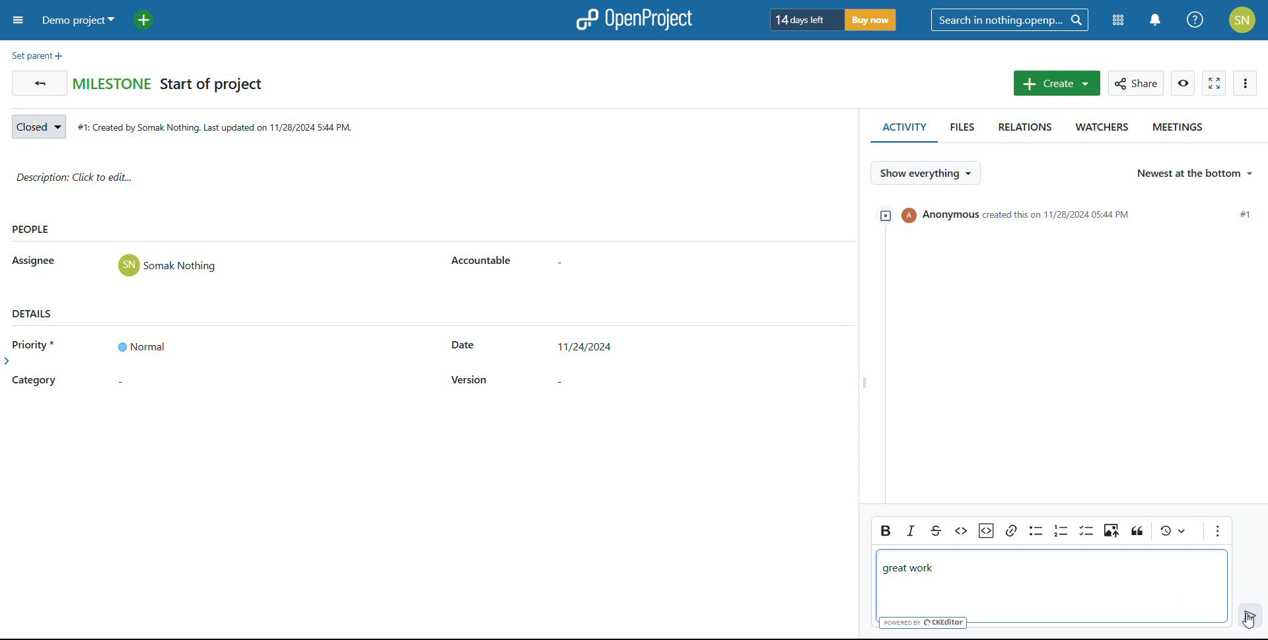 This screenshot has width=1268, height=640. Describe the element at coordinates (112, 82) in the screenshot. I see `milestone` at that location.